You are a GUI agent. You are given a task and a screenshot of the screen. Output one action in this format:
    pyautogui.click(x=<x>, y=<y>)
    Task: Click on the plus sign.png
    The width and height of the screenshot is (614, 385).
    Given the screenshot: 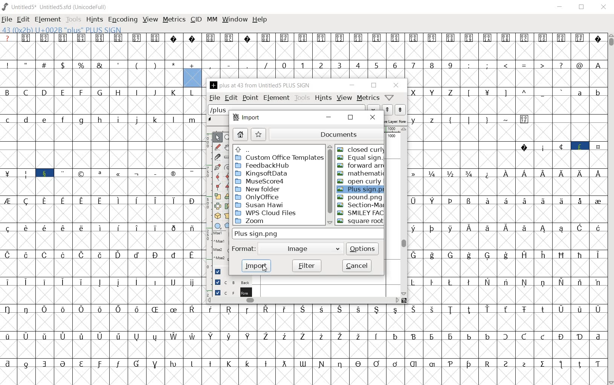 What is the action you would take?
    pyautogui.click(x=277, y=234)
    